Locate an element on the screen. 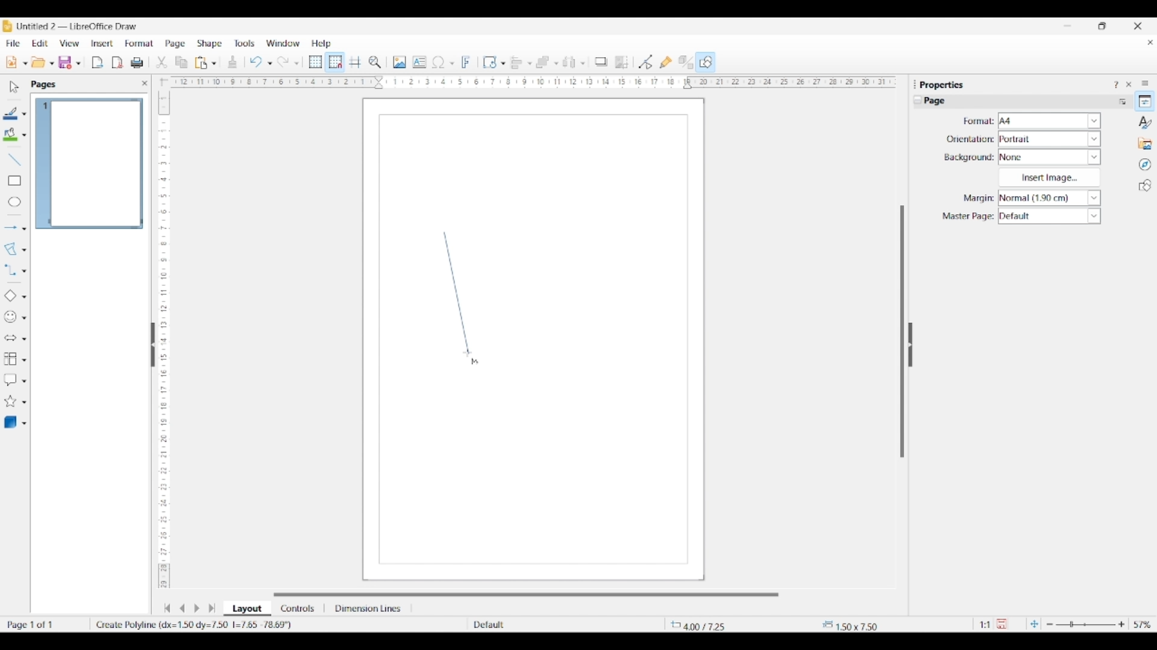 The height and width of the screenshot is (650, 1157). Selected open options is located at coordinates (39, 63).